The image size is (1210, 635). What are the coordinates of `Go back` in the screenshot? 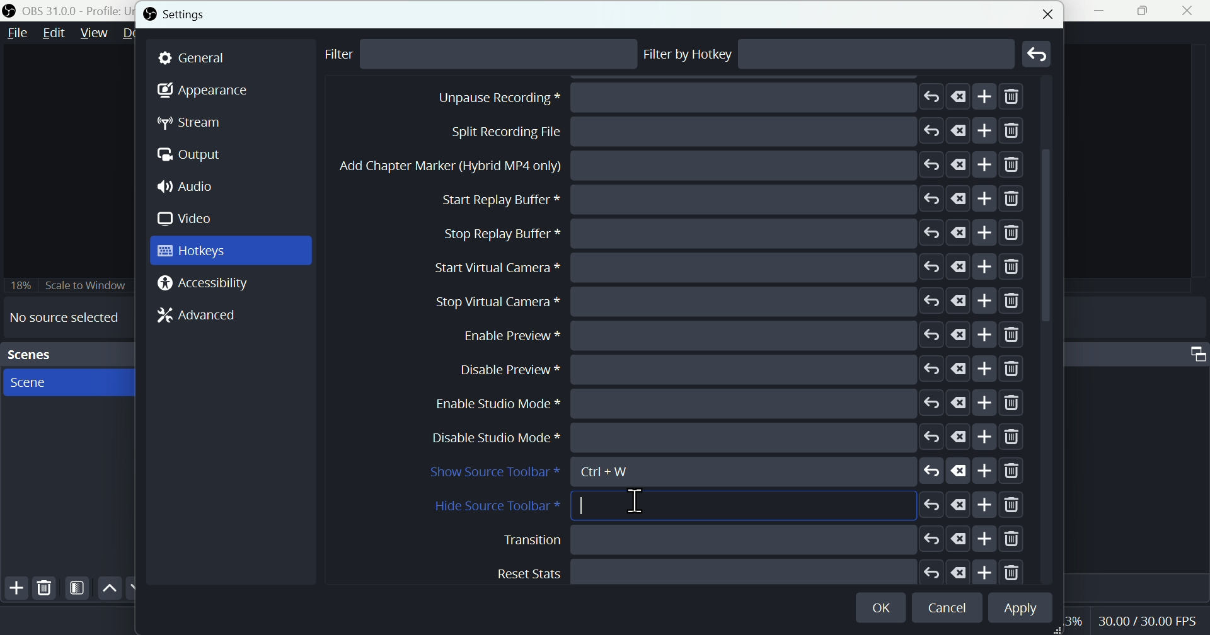 It's located at (1038, 54).